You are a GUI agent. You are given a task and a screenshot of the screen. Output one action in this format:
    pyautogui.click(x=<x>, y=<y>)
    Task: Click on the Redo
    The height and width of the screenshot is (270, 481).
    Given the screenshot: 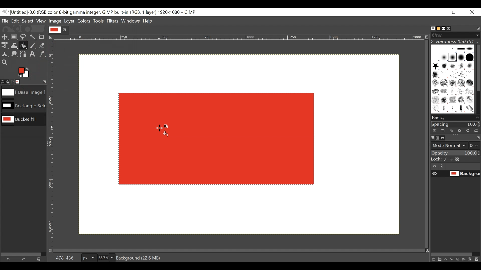 What is the action you would take?
    pyautogui.click(x=25, y=259)
    